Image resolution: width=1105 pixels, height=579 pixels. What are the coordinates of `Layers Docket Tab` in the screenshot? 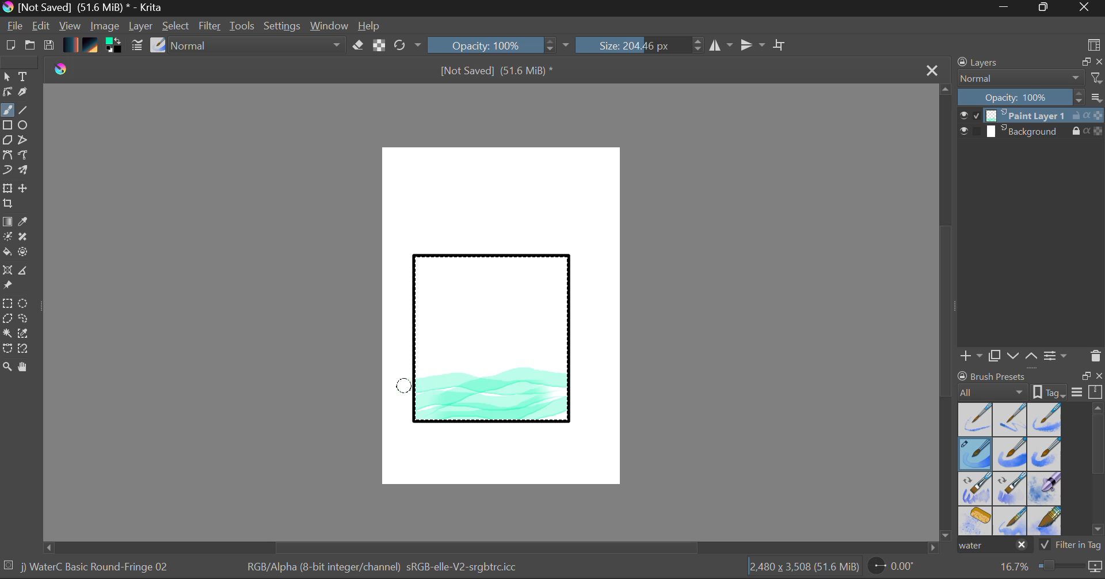 It's located at (1028, 61).